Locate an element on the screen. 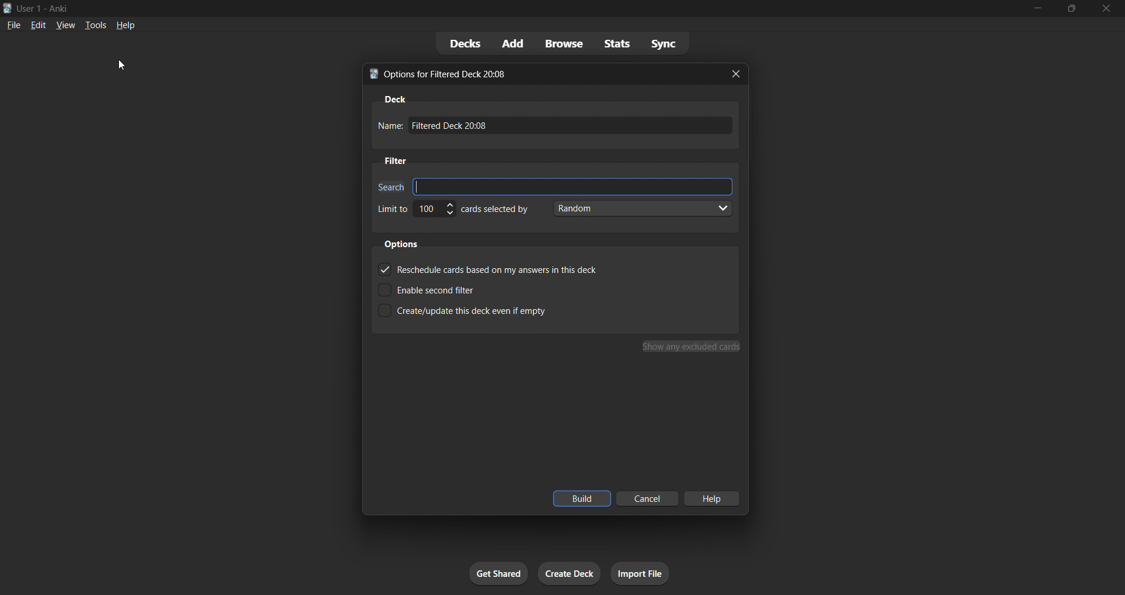 The width and height of the screenshot is (1125, 595). Options for Filtered Deck is located at coordinates (453, 74).